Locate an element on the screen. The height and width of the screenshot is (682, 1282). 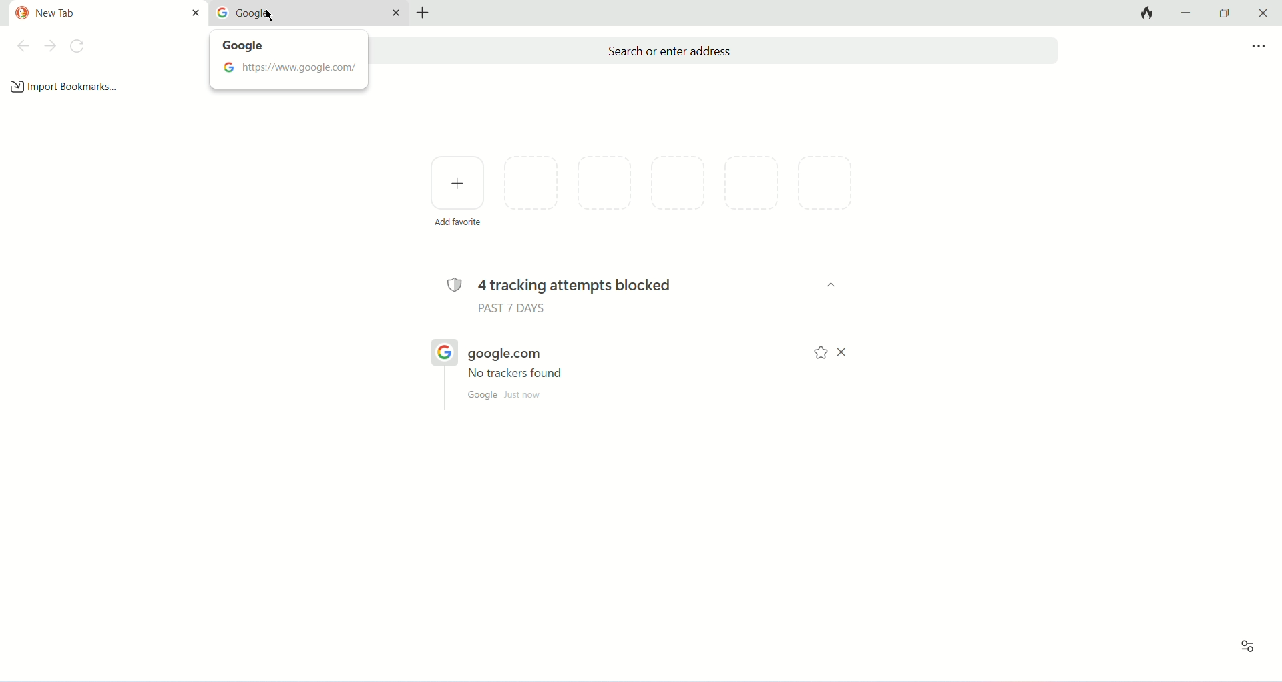
refresh is located at coordinates (81, 48).